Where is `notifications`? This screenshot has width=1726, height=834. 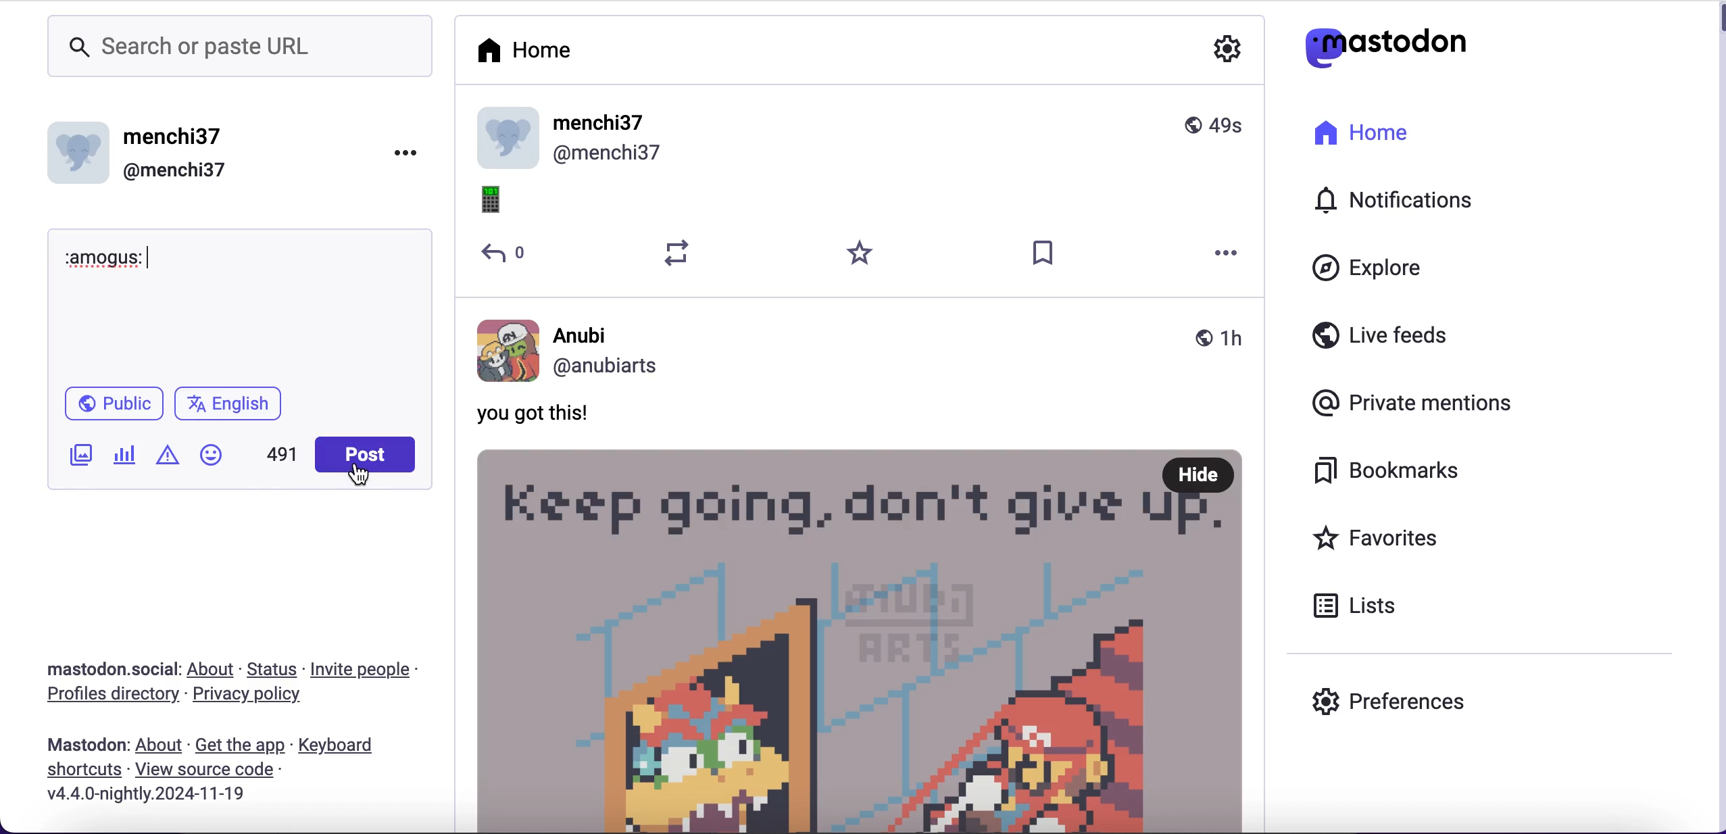 notifications is located at coordinates (1407, 199).